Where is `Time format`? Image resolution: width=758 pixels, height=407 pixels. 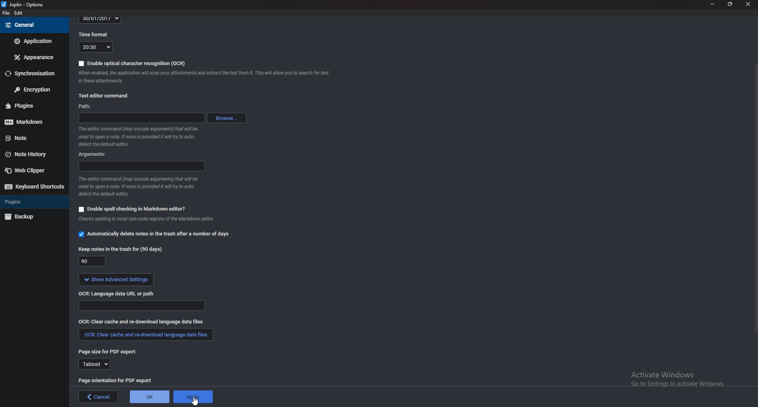 Time format is located at coordinates (96, 34).